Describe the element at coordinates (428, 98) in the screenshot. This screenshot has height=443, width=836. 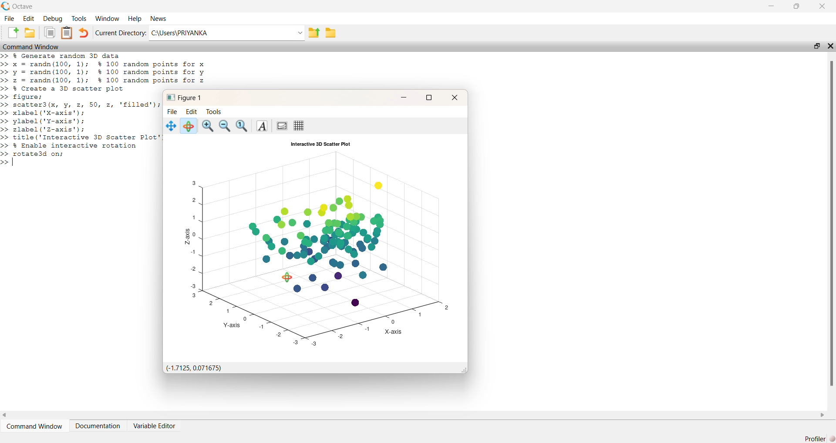
I see `resize` at that location.